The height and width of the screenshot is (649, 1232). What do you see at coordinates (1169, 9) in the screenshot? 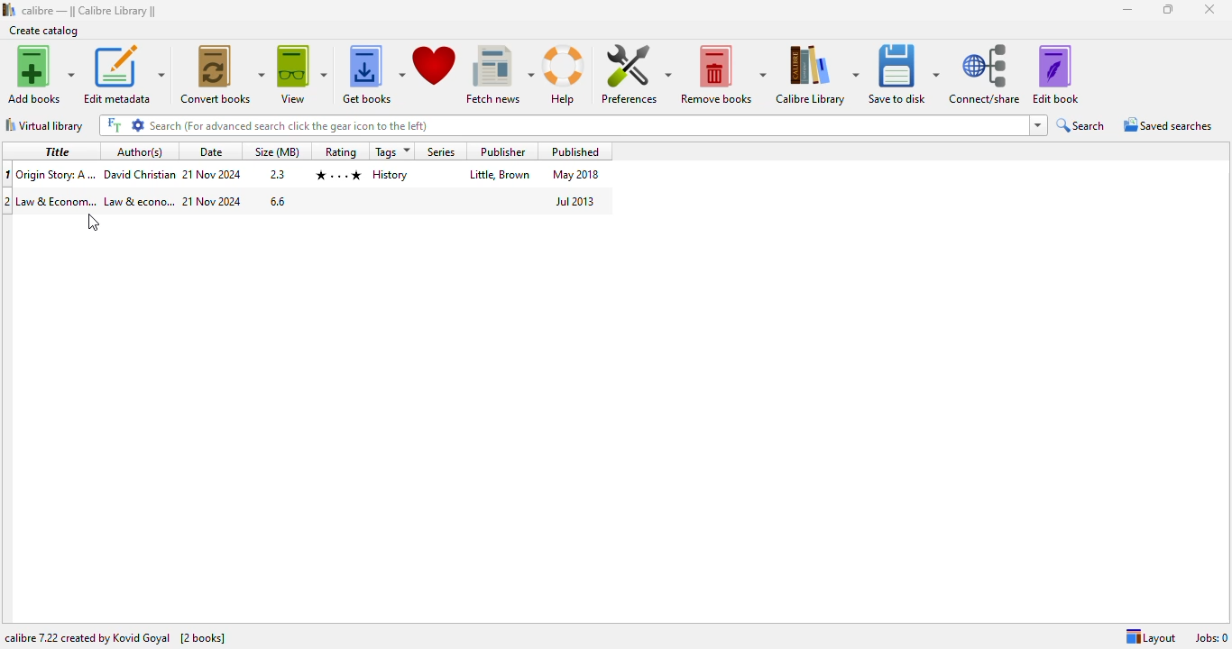
I see `maximize` at bounding box center [1169, 9].